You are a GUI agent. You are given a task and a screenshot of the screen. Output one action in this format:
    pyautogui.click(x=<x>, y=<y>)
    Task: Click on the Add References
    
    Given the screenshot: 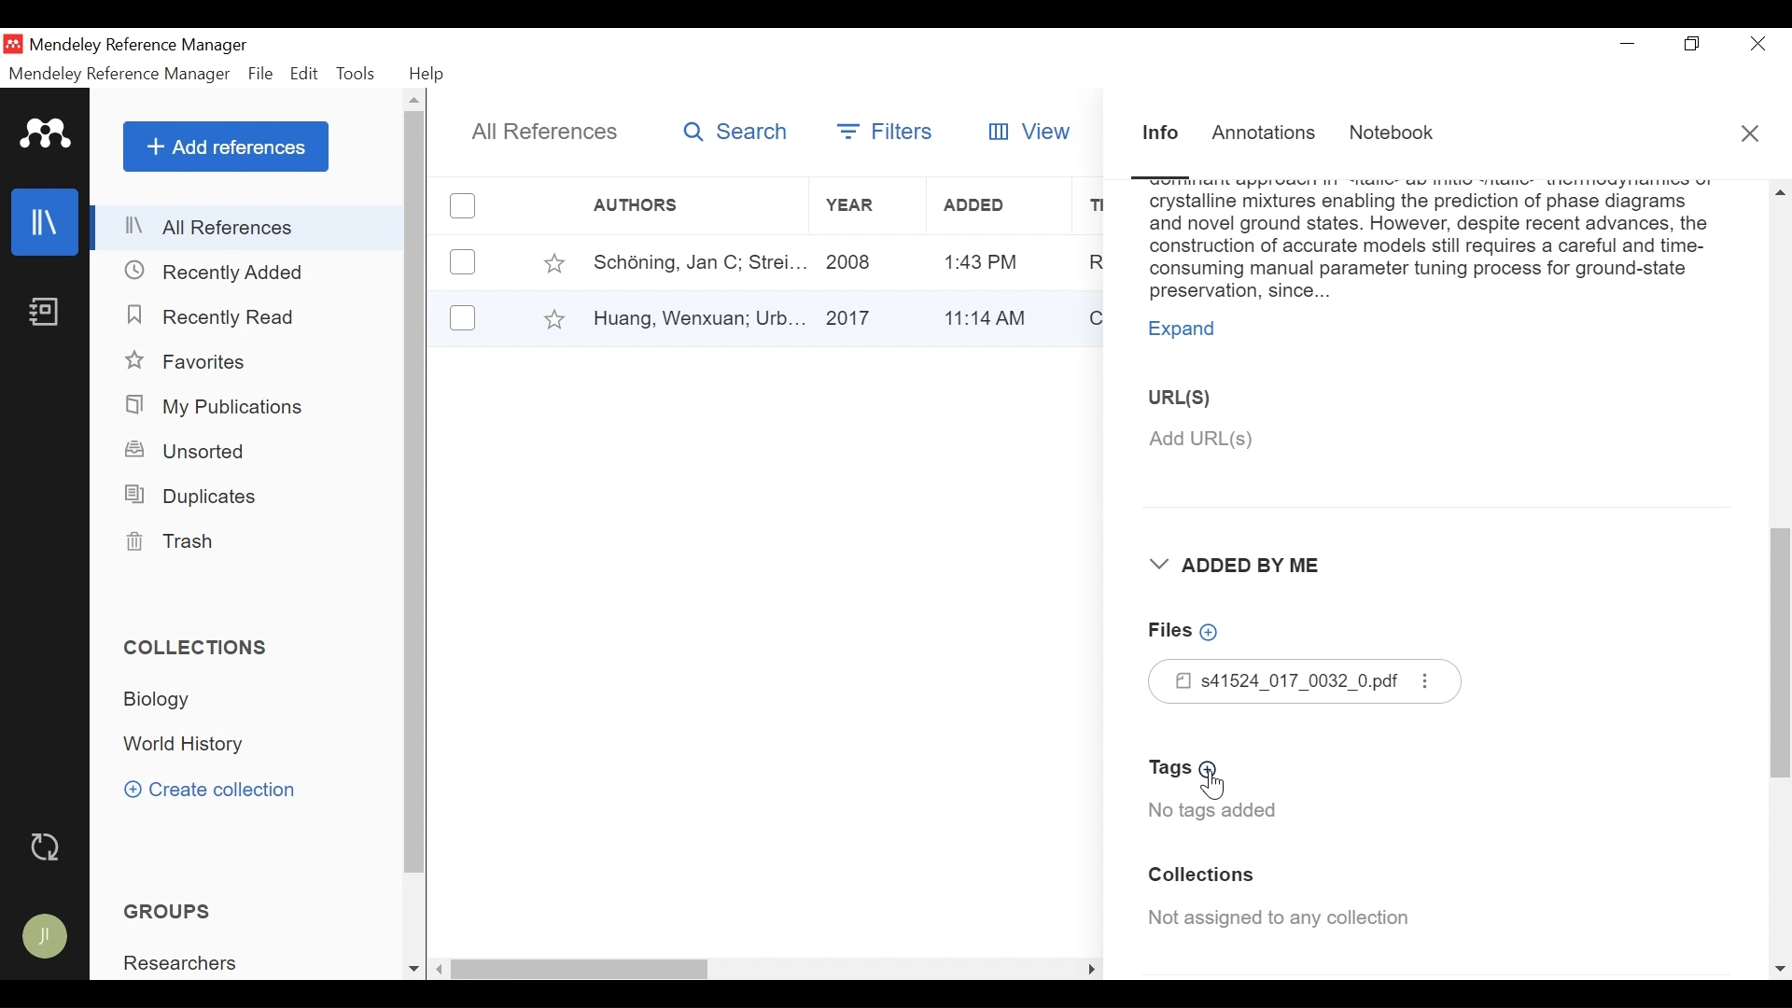 What is the action you would take?
    pyautogui.click(x=226, y=147)
    